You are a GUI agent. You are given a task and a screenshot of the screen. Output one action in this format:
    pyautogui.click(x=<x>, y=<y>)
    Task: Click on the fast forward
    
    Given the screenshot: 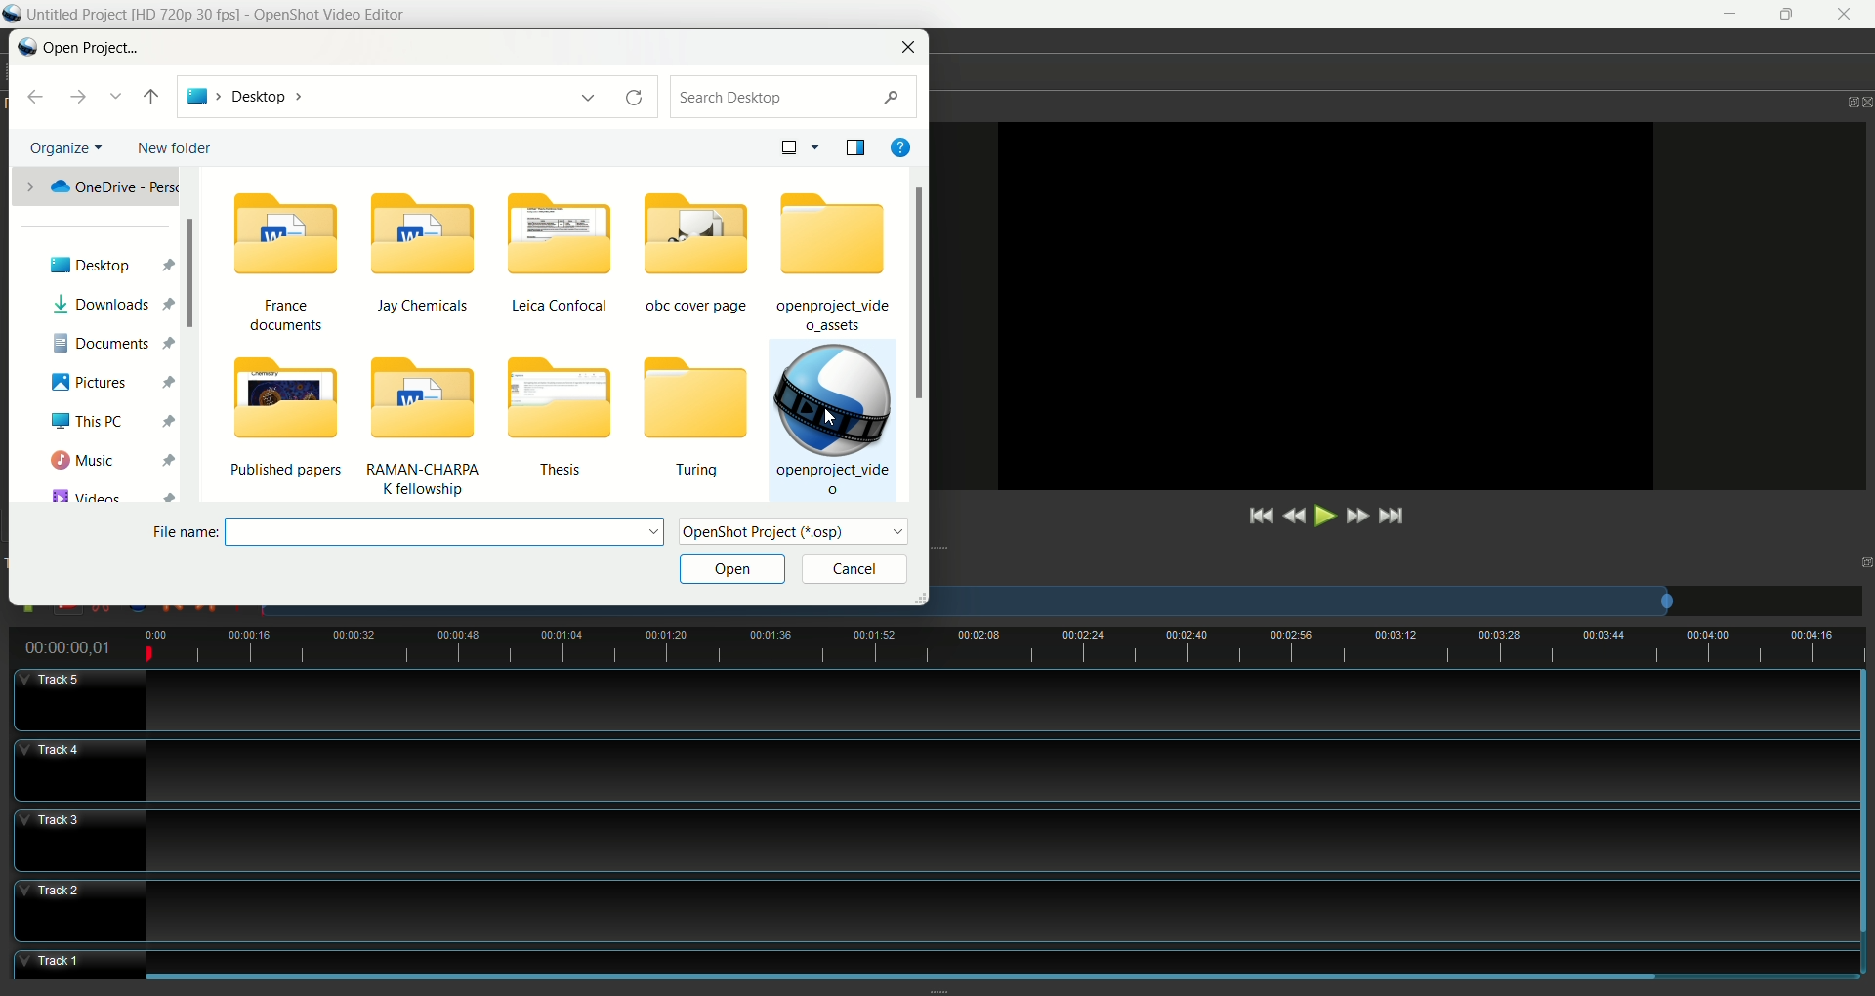 What is the action you would take?
    pyautogui.click(x=1355, y=515)
    